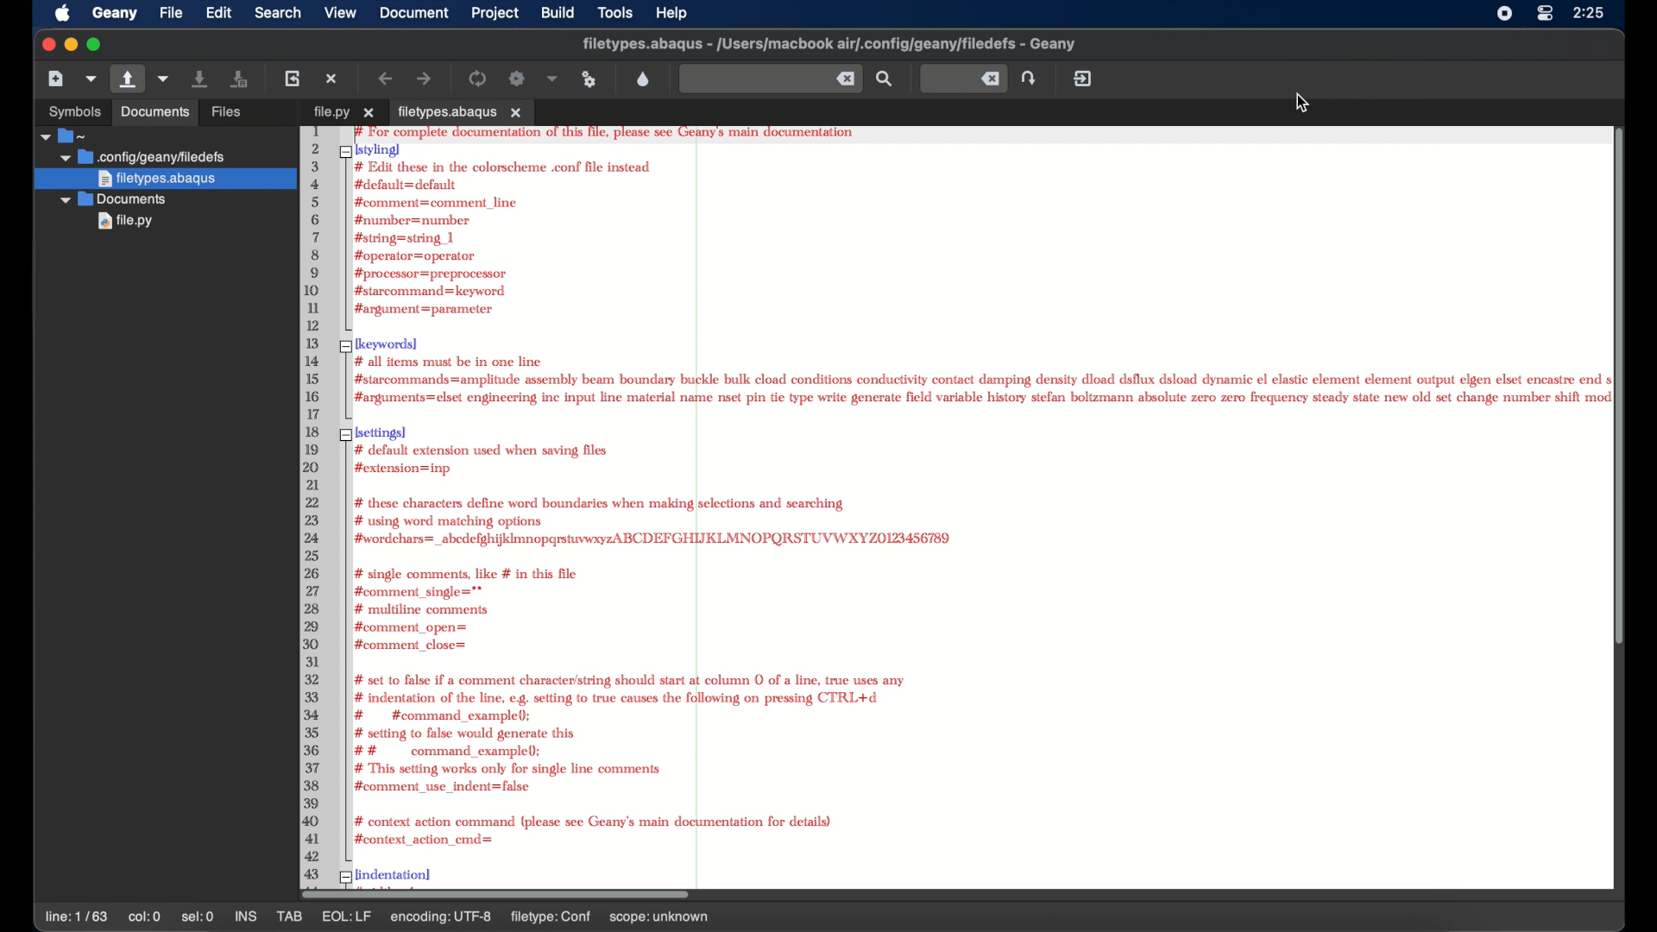  Describe the element at coordinates (1545, 13) in the screenshot. I see `control center` at that location.